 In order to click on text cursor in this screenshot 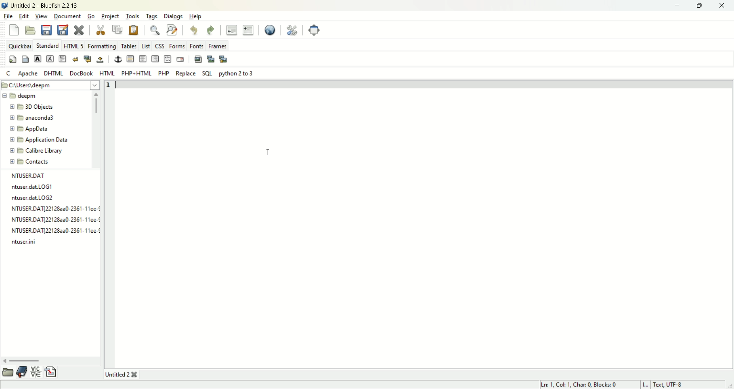, I will do `click(268, 152)`.